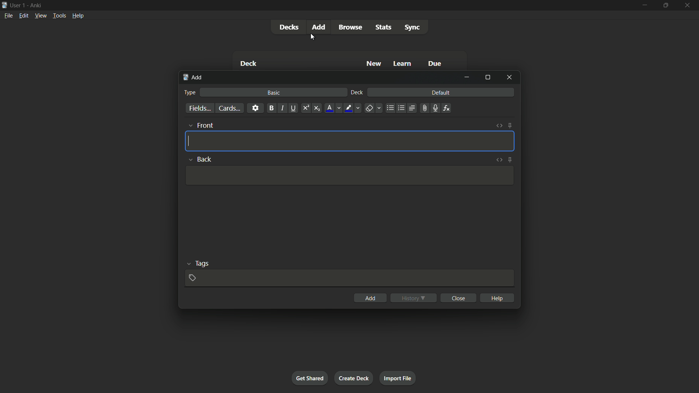 This screenshot has width=699, height=393. What do you see at coordinates (371, 298) in the screenshot?
I see `add` at bounding box center [371, 298].